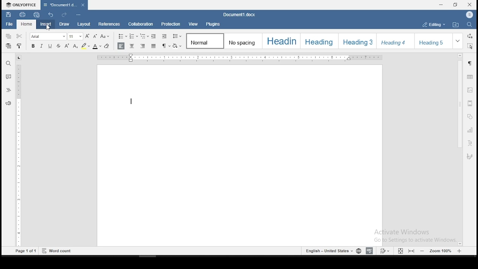 The height and width of the screenshot is (269, 478). What do you see at coordinates (469, 25) in the screenshot?
I see `find` at bounding box center [469, 25].